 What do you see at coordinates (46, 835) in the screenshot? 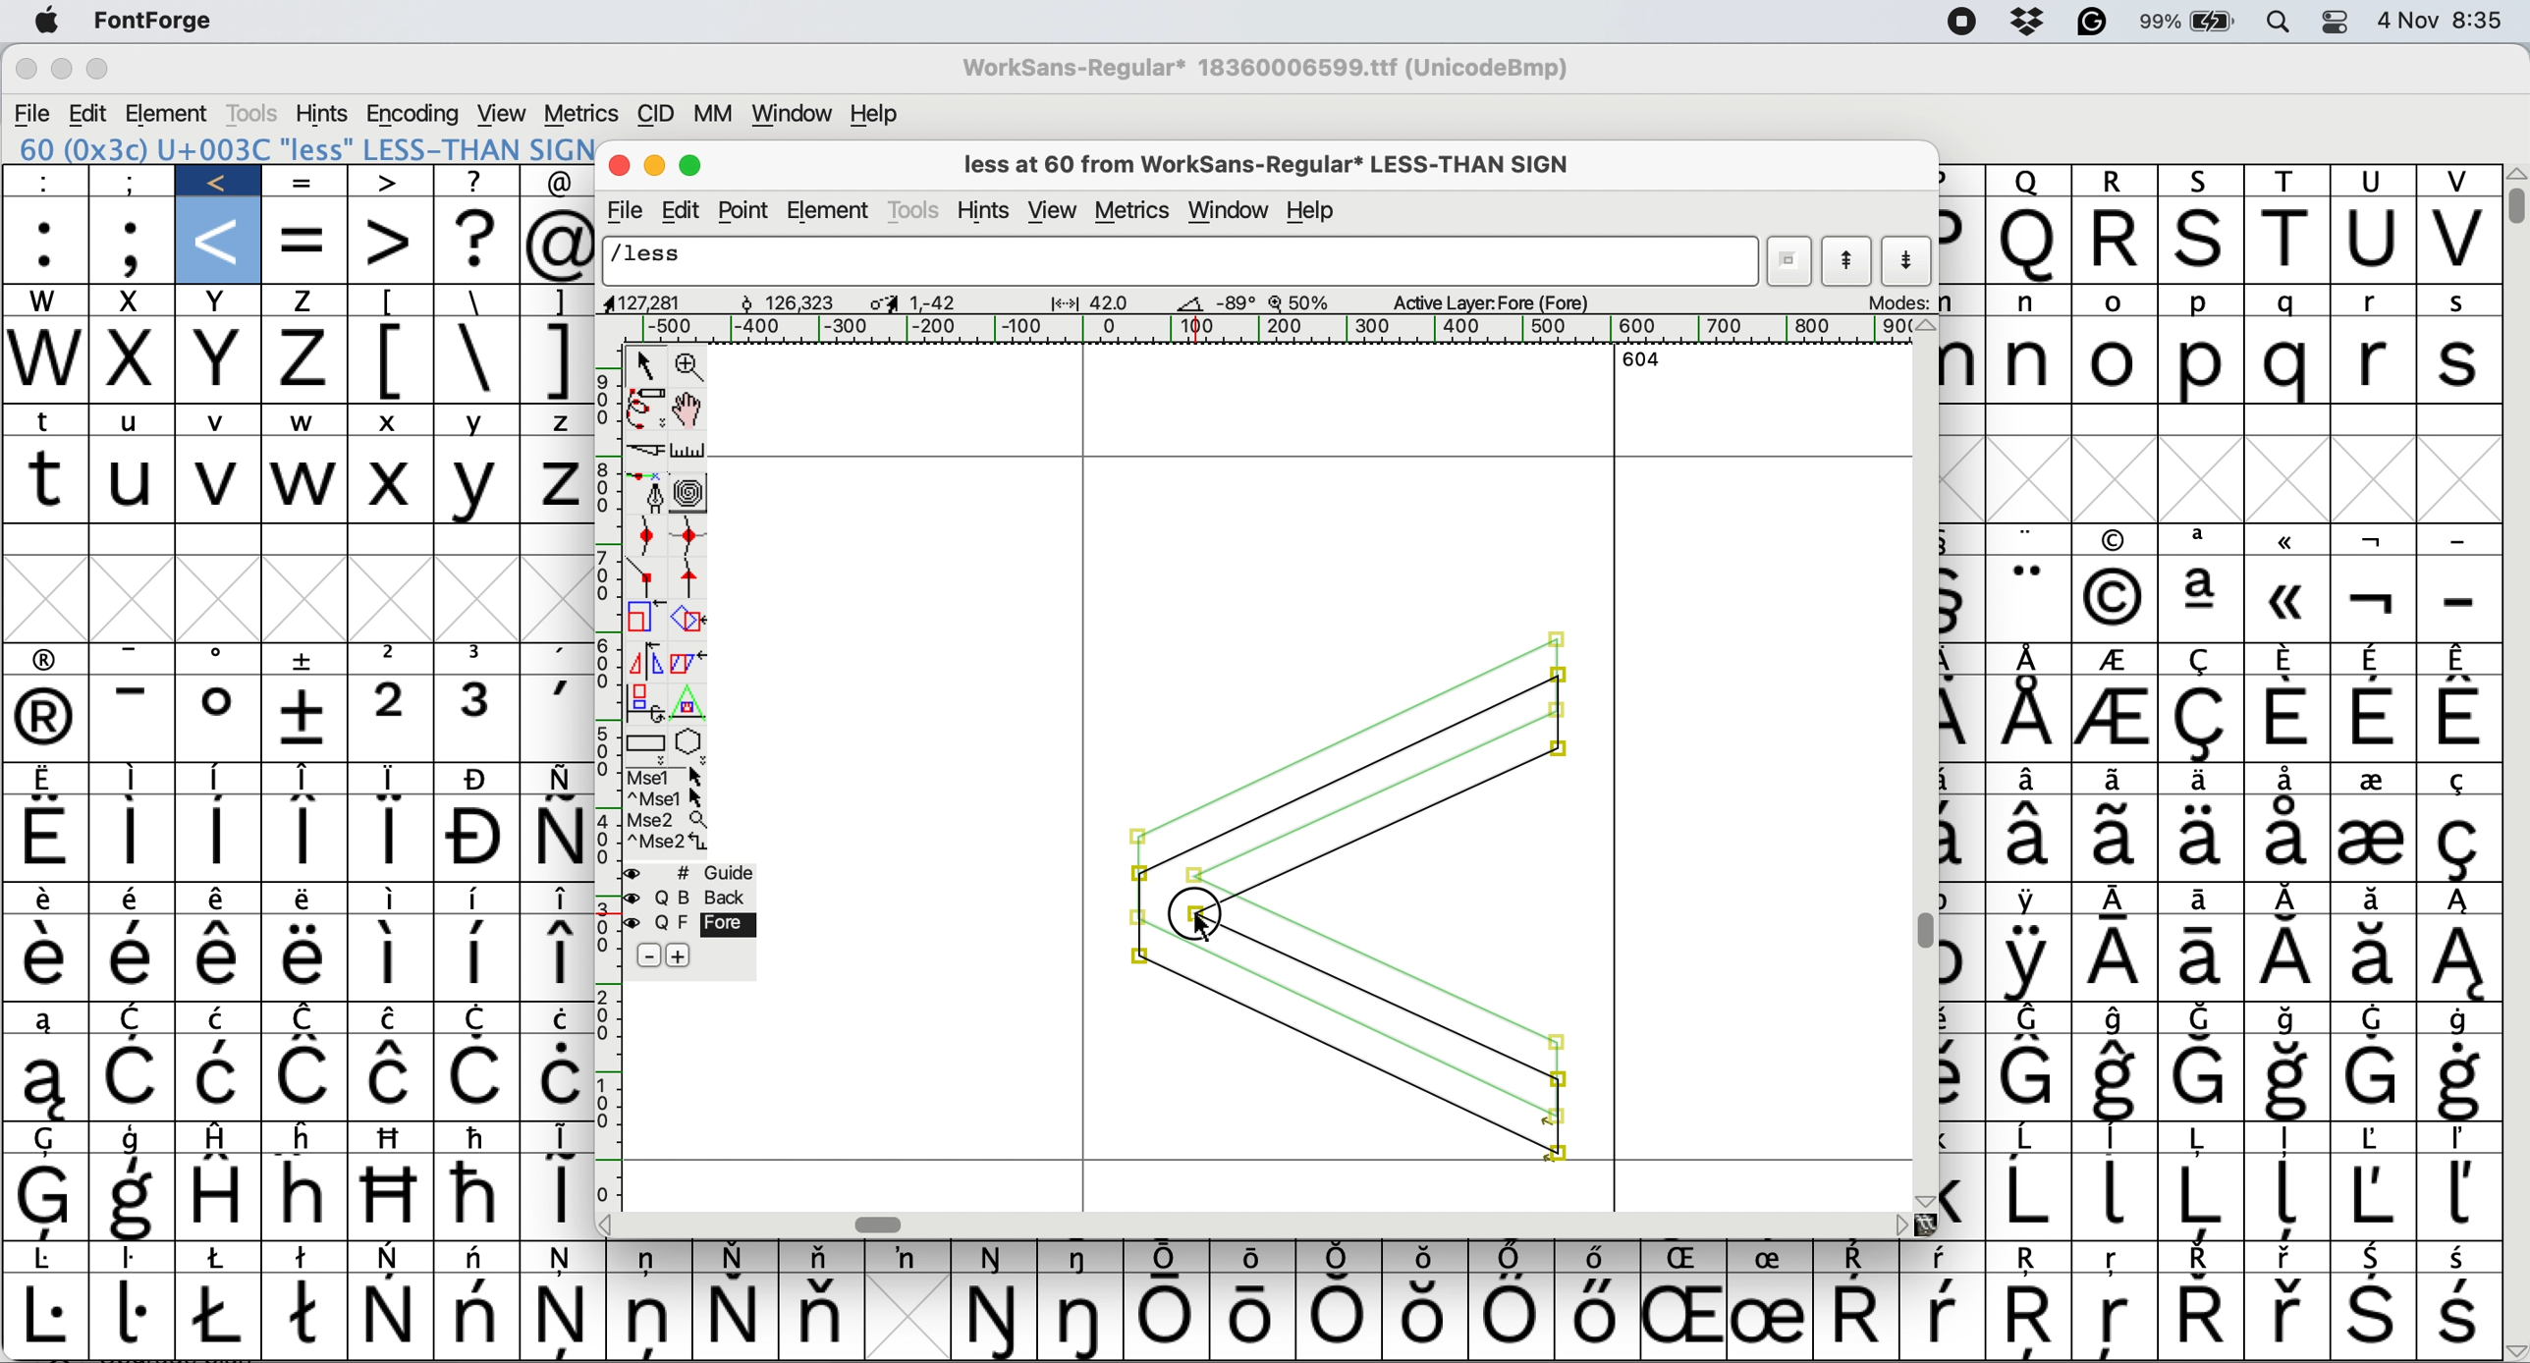
I see `Symbol` at bounding box center [46, 835].